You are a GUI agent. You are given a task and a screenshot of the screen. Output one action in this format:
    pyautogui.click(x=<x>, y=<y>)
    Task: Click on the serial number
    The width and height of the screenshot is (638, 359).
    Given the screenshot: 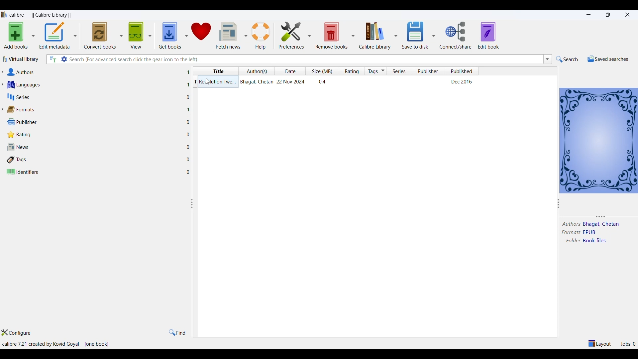 What is the action you would take?
    pyautogui.click(x=195, y=81)
    